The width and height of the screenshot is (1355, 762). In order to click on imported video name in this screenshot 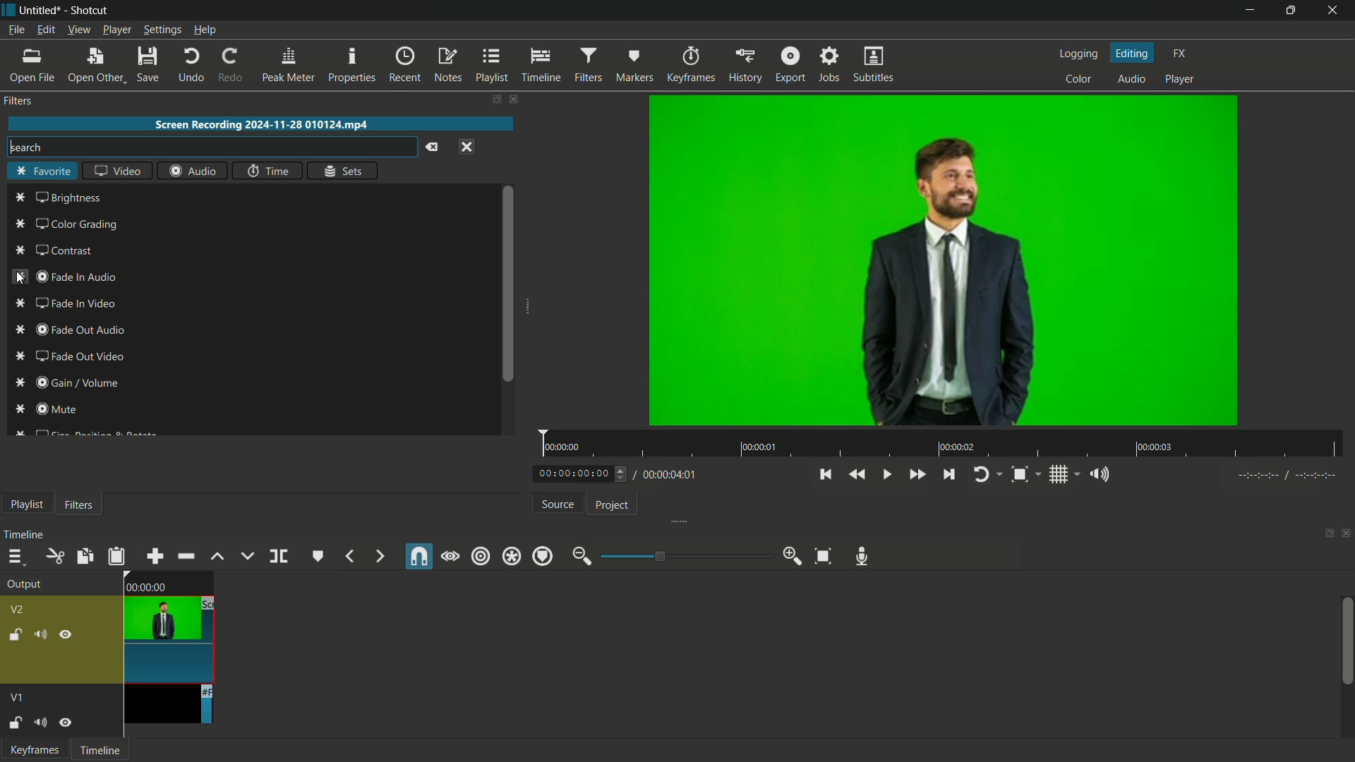, I will do `click(262, 125)`.